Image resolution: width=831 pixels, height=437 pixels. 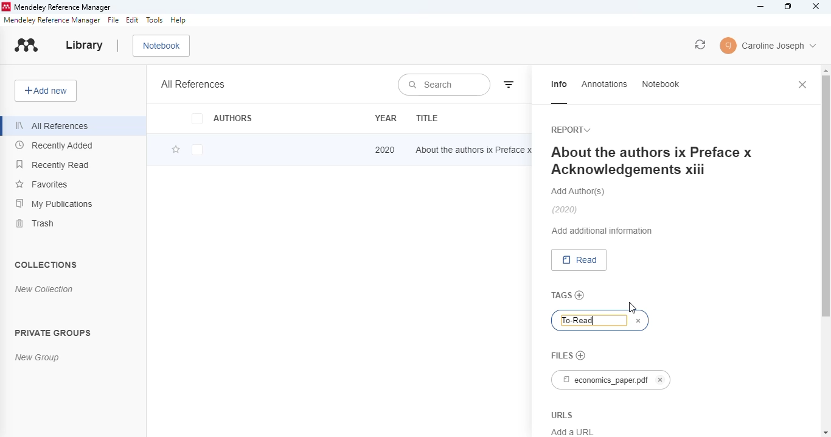 I want to click on (2020), so click(x=565, y=210).